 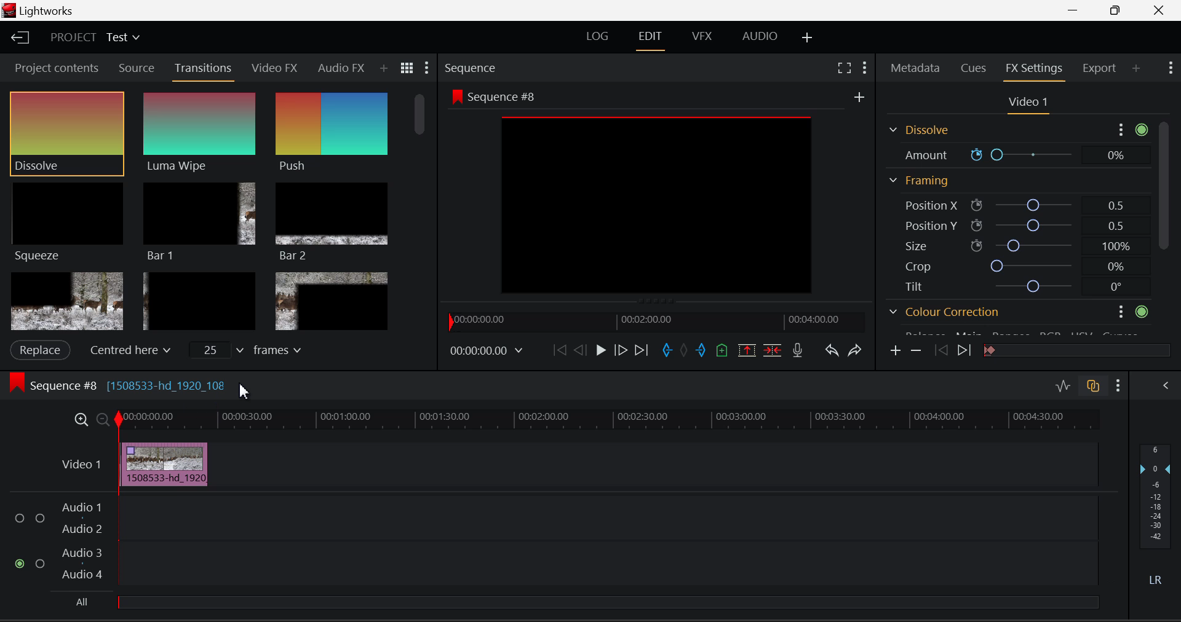 I want to click on Scroll Bar, so click(x=1165, y=226).